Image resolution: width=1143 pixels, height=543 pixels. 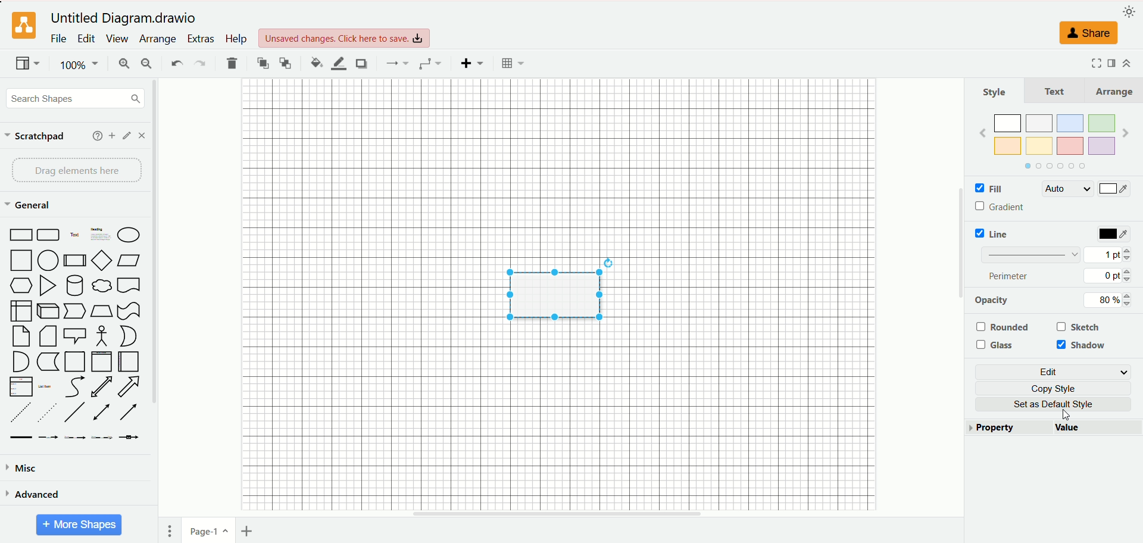 I want to click on color options navigate, so click(x=1053, y=166).